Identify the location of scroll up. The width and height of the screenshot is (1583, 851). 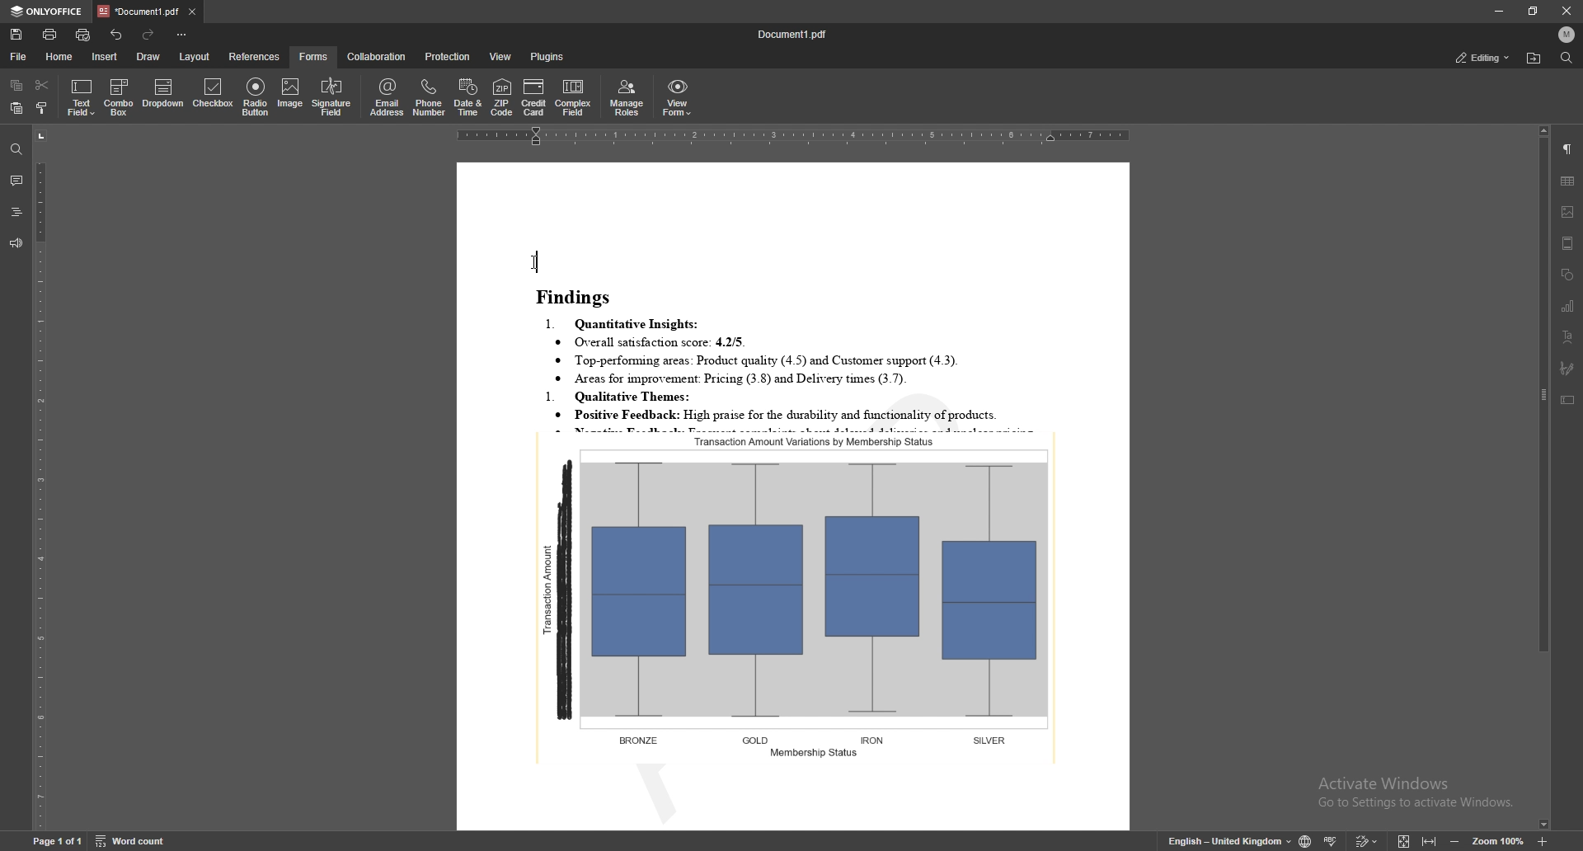
(1543, 131).